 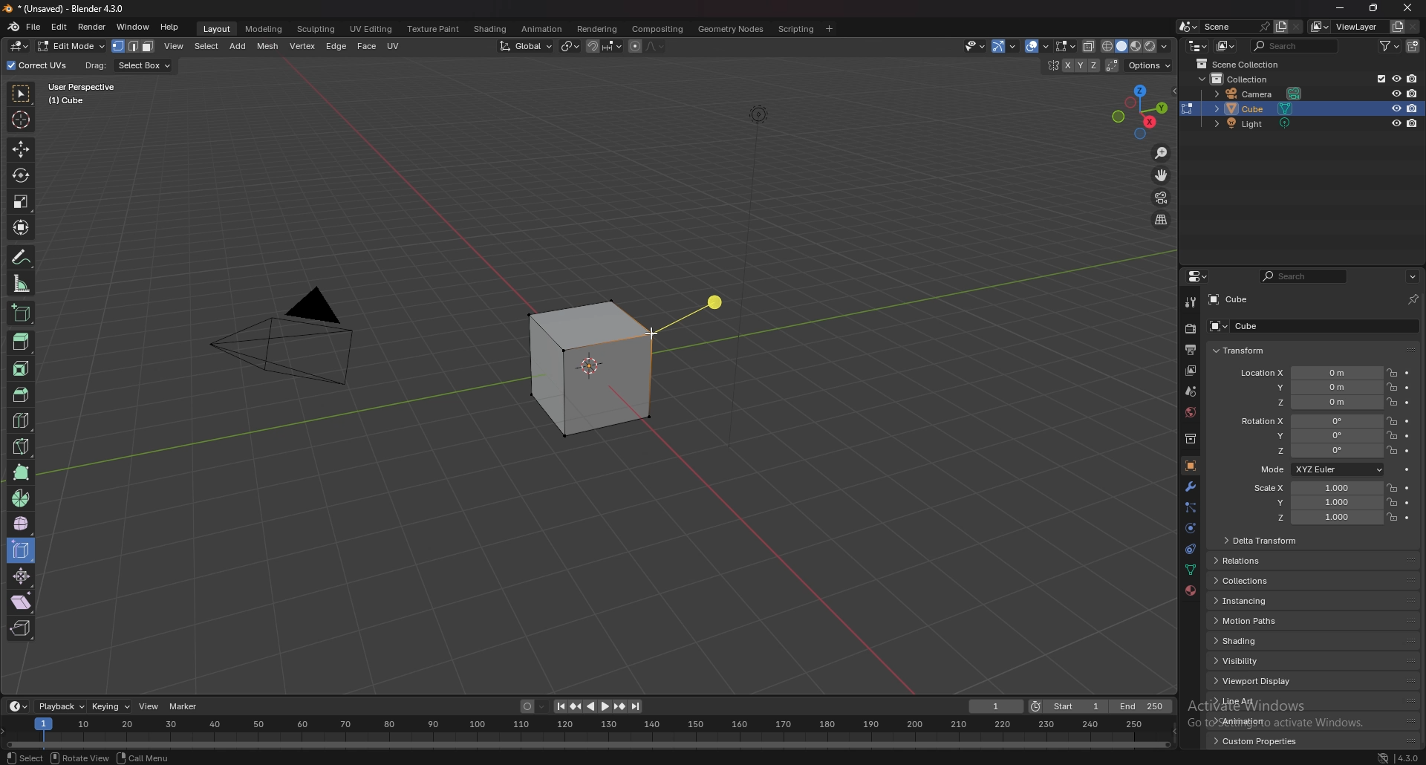 I want to click on disable in render, so click(x=1413, y=108).